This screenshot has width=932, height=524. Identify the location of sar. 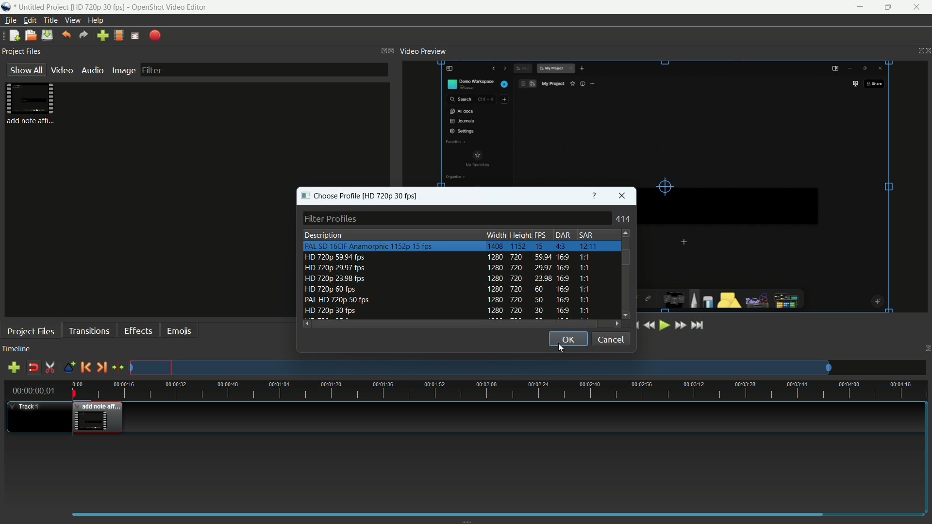
(585, 235).